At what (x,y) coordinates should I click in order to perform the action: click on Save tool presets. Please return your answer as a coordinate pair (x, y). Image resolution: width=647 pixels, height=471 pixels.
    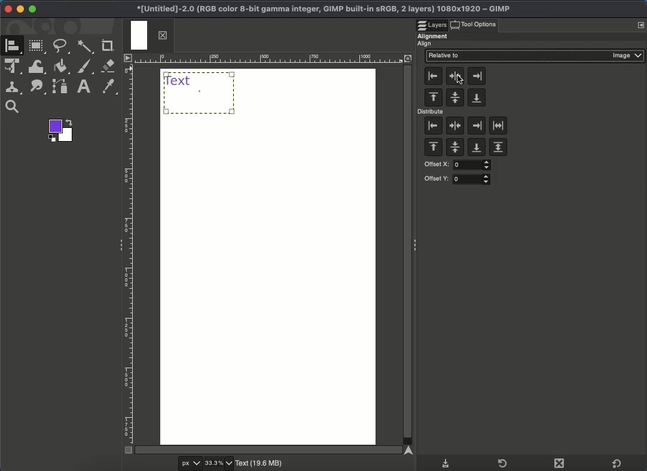
    Looking at the image, I should click on (447, 462).